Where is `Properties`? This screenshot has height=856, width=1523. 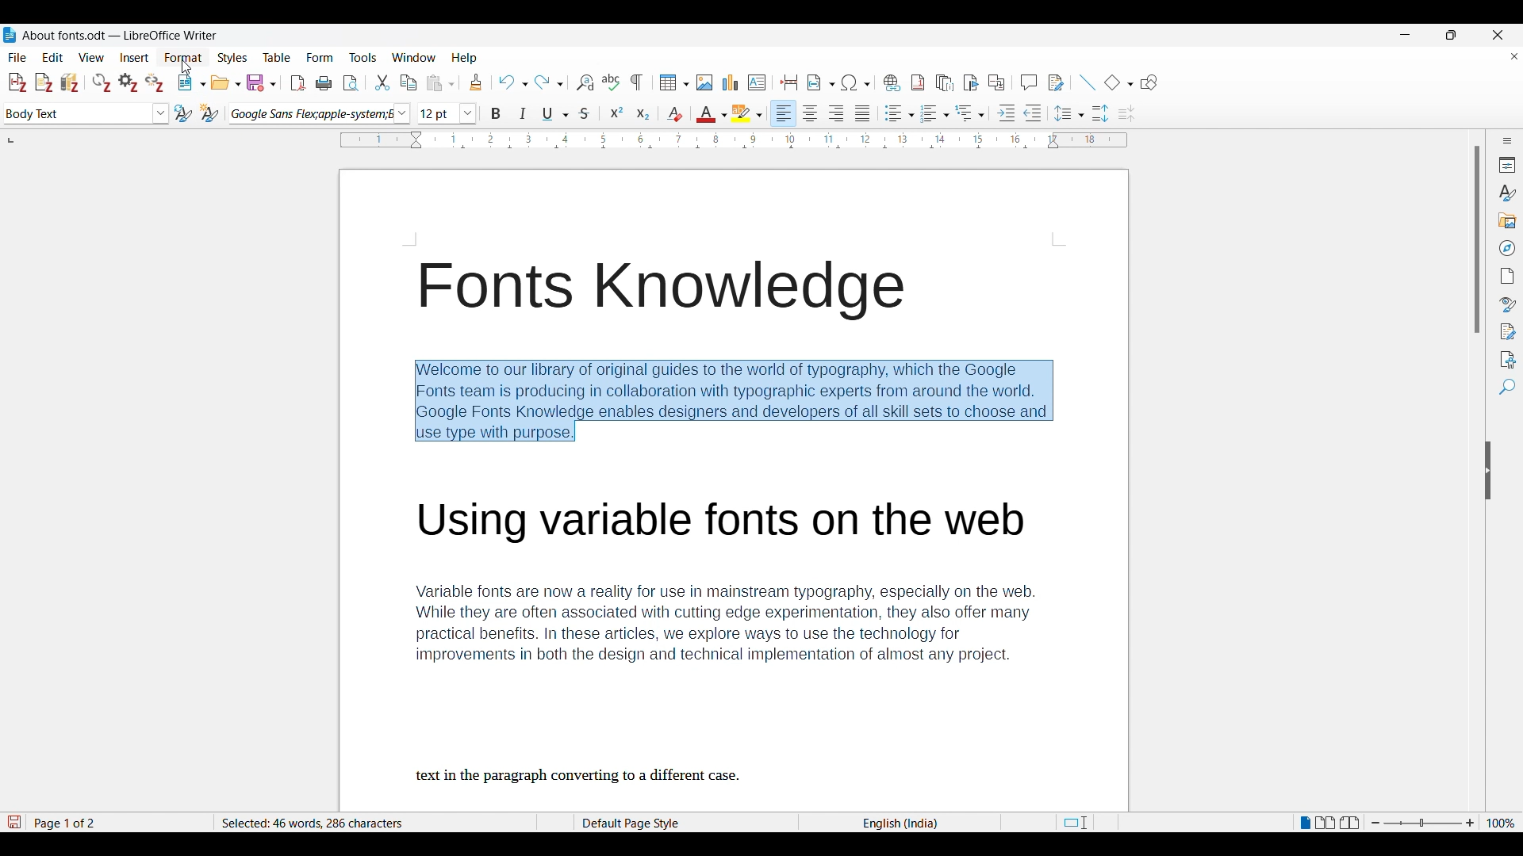
Properties is located at coordinates (1508, 165).